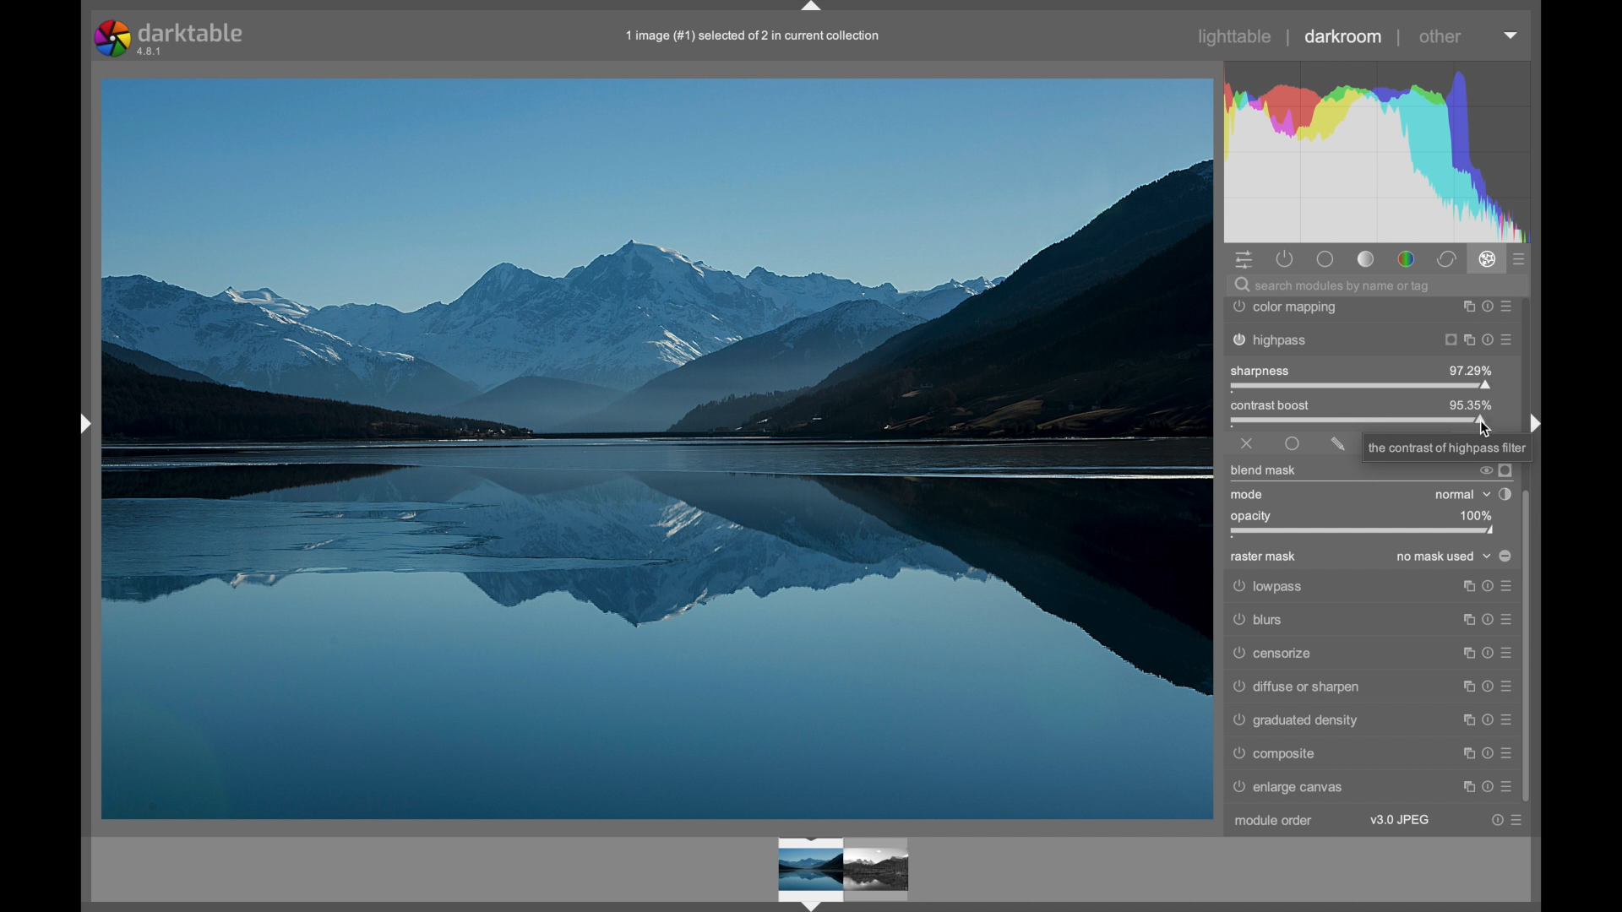 This screenshot has height=912, width=1622. Describe the element at coordinates (812, 8) in the screenshot. I see `drag handle` at that location.